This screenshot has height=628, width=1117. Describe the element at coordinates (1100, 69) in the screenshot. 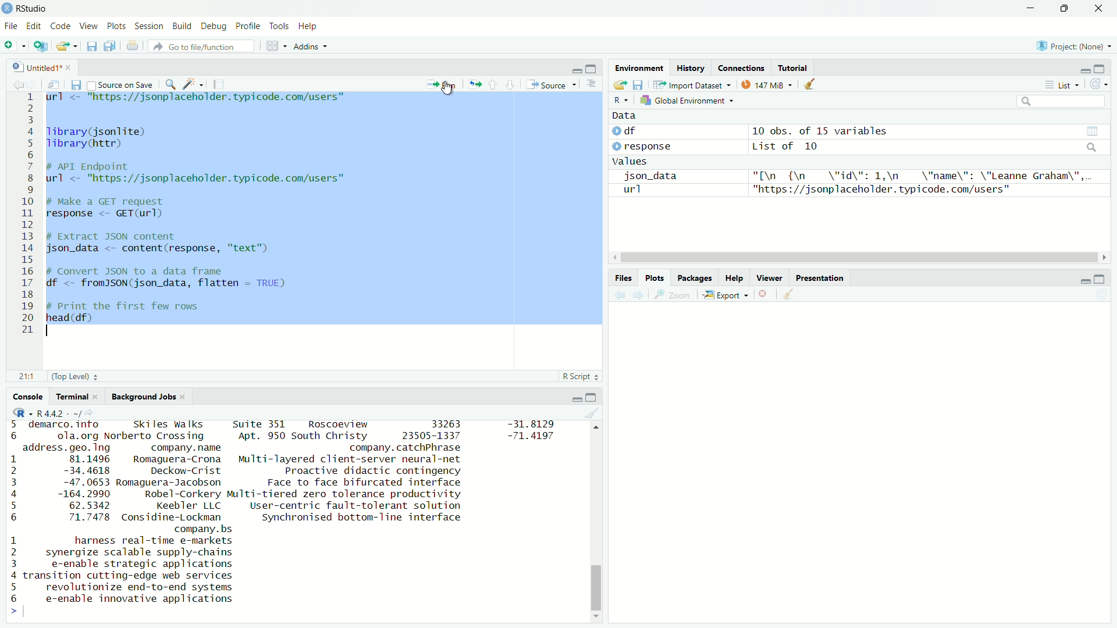

I see `Maximize` at that location.